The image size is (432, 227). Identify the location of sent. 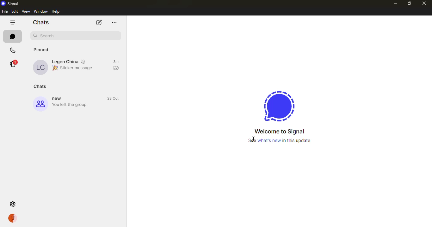
(115, 105).